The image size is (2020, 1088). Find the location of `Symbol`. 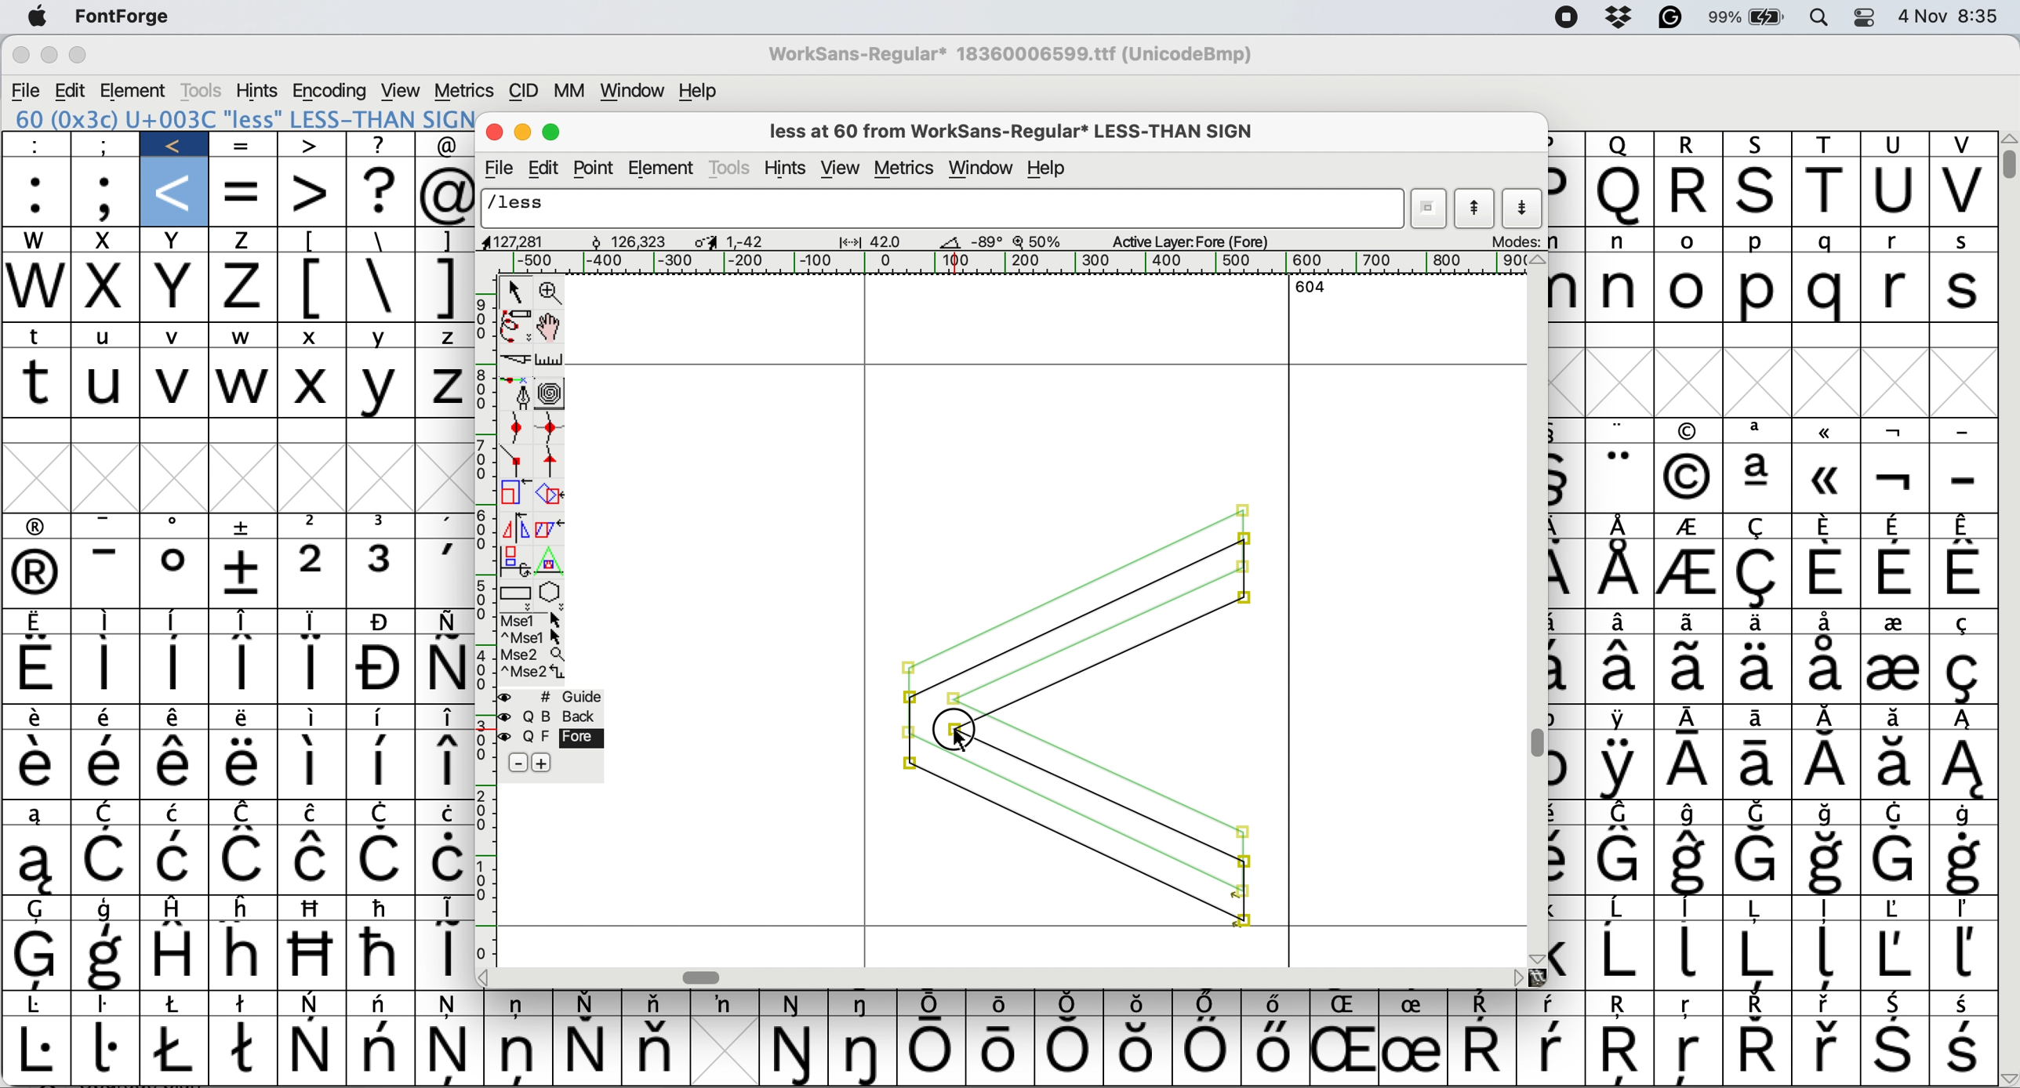

Symbol is located at coordinates (39, 1050).